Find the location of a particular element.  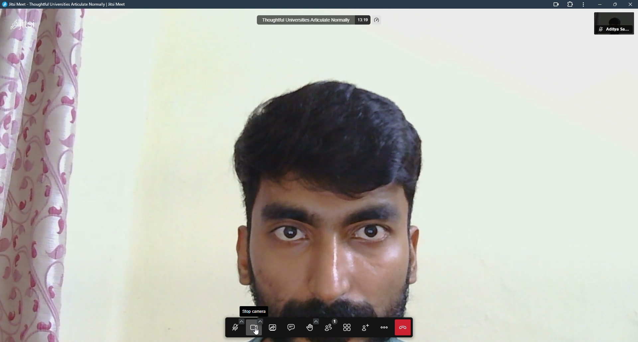

participants is located at coordinates (330, 326).